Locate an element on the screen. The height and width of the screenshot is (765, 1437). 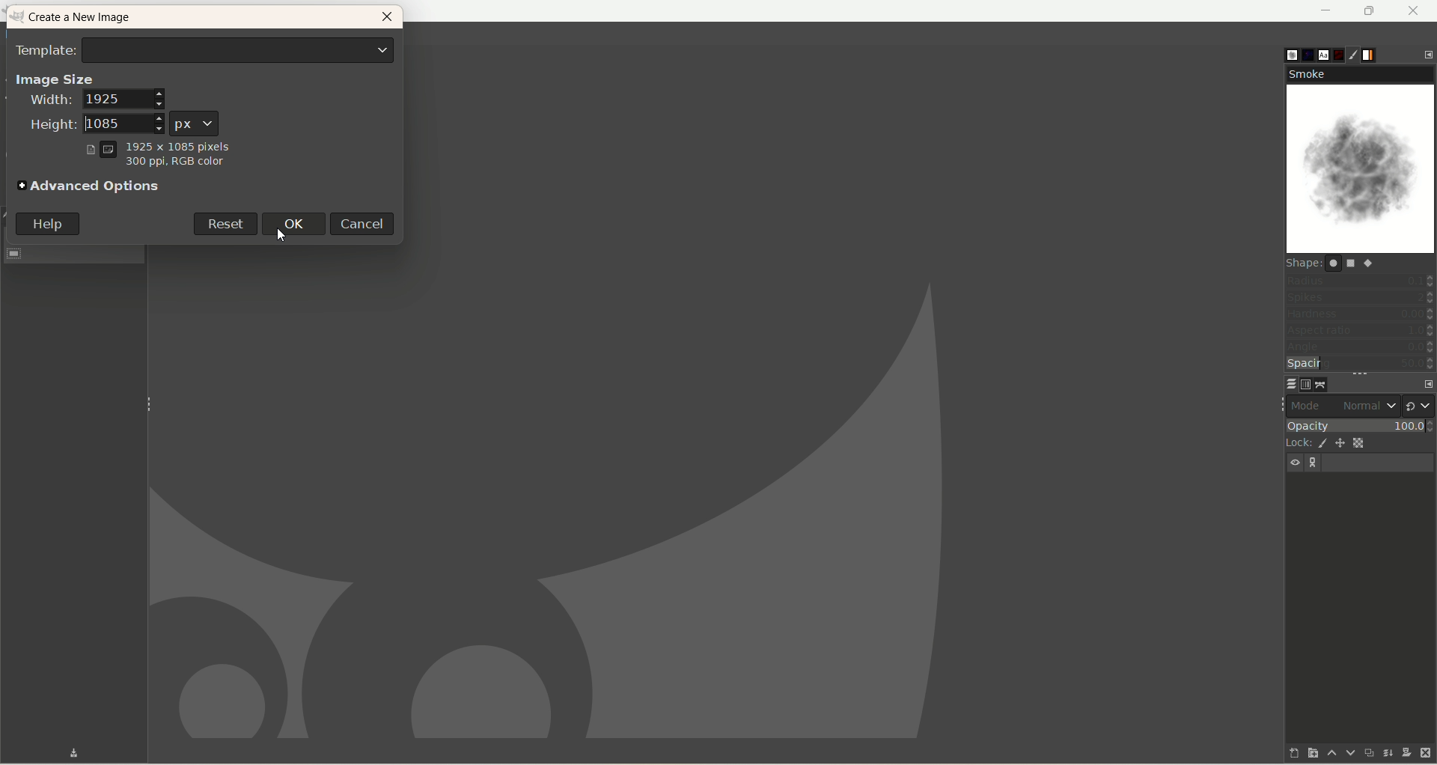
ok is located at coordinates (299, 223).